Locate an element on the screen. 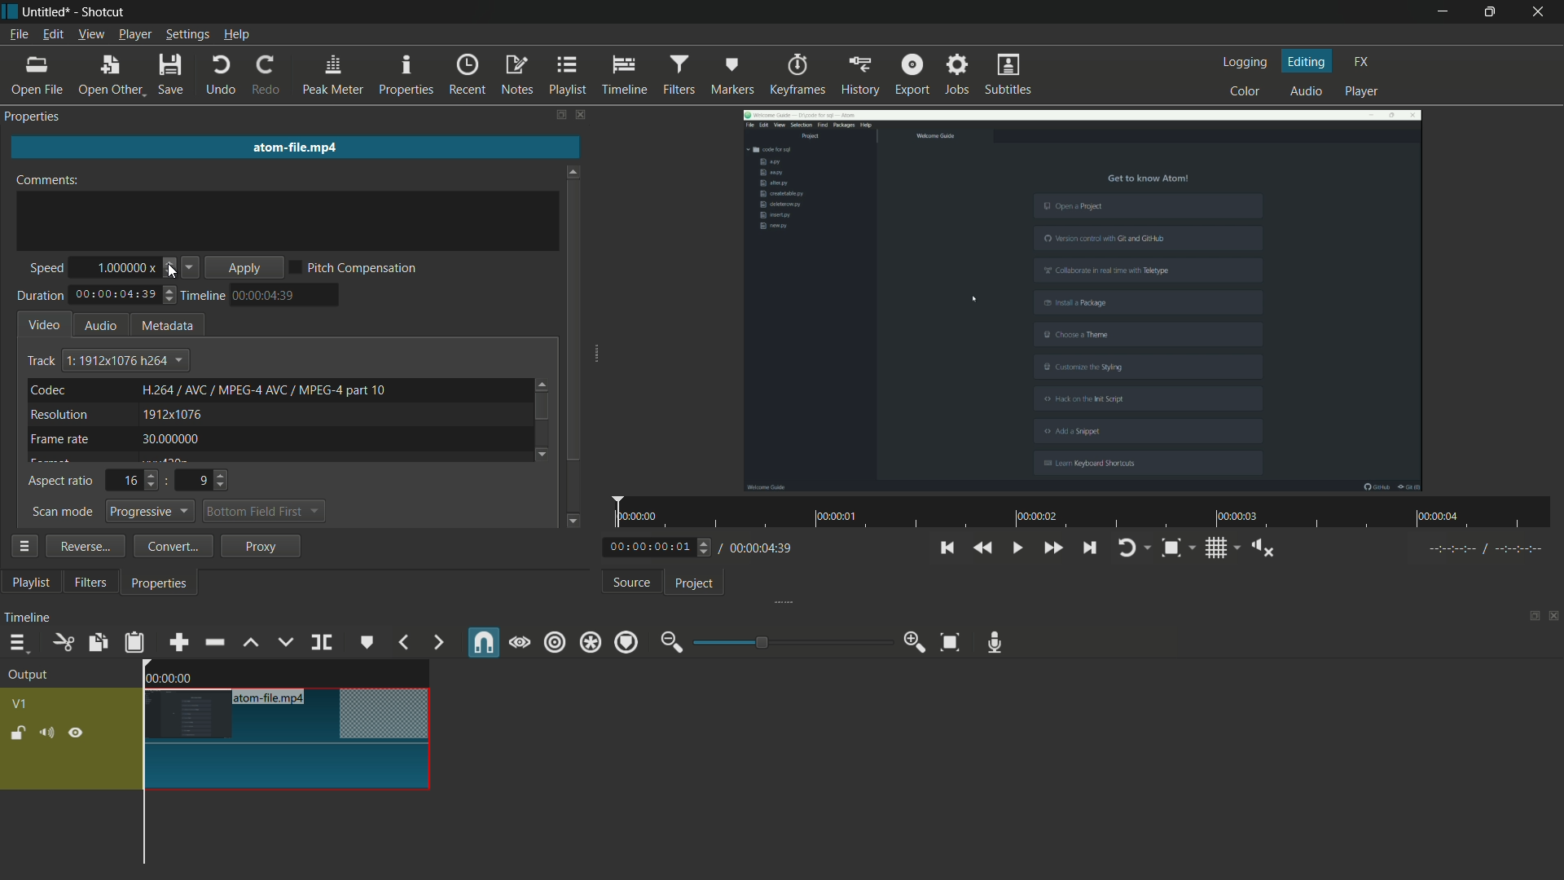  zoom out is located at coordinates (672, 642).